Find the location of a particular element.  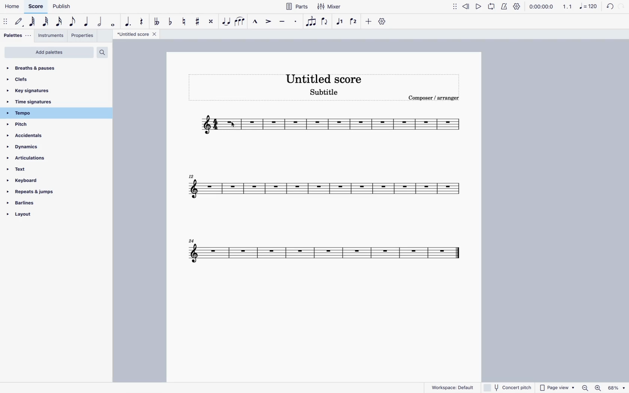

repeats & jumps is located at coordinates (37, 192).